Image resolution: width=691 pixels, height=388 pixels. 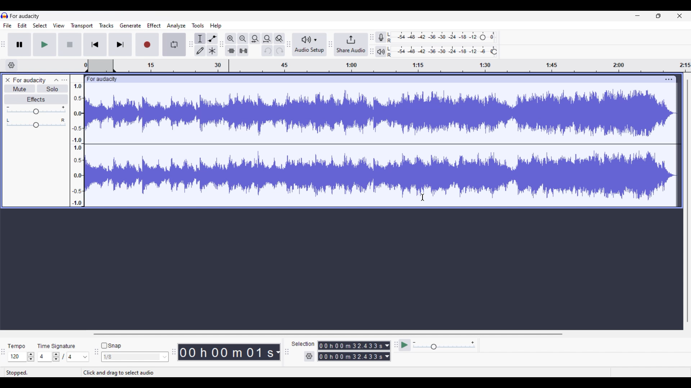 I want to click on Envelop tool, so click(x=212, y=39).